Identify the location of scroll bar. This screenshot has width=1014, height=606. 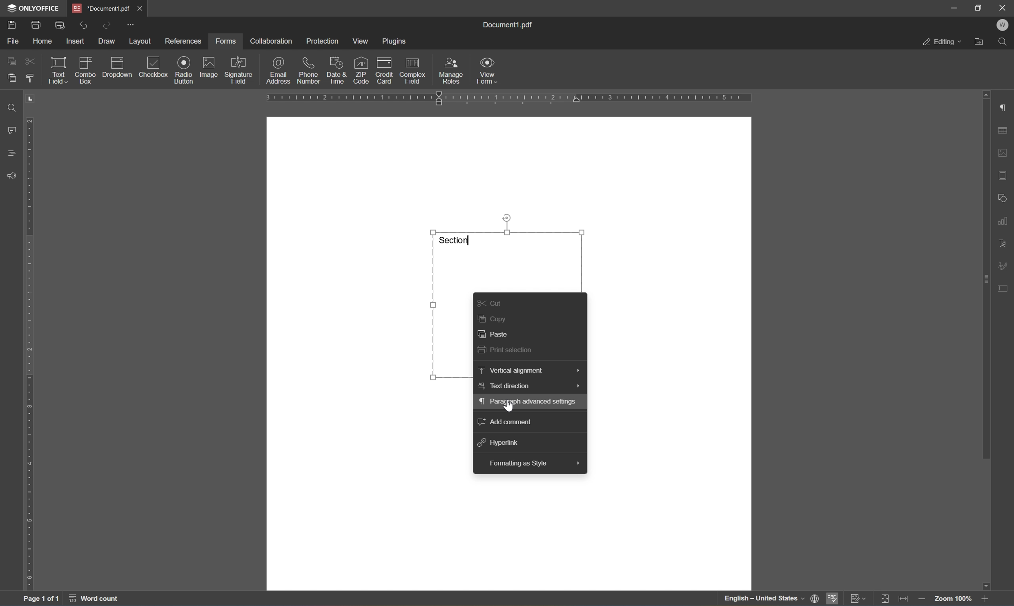
(985, 275).